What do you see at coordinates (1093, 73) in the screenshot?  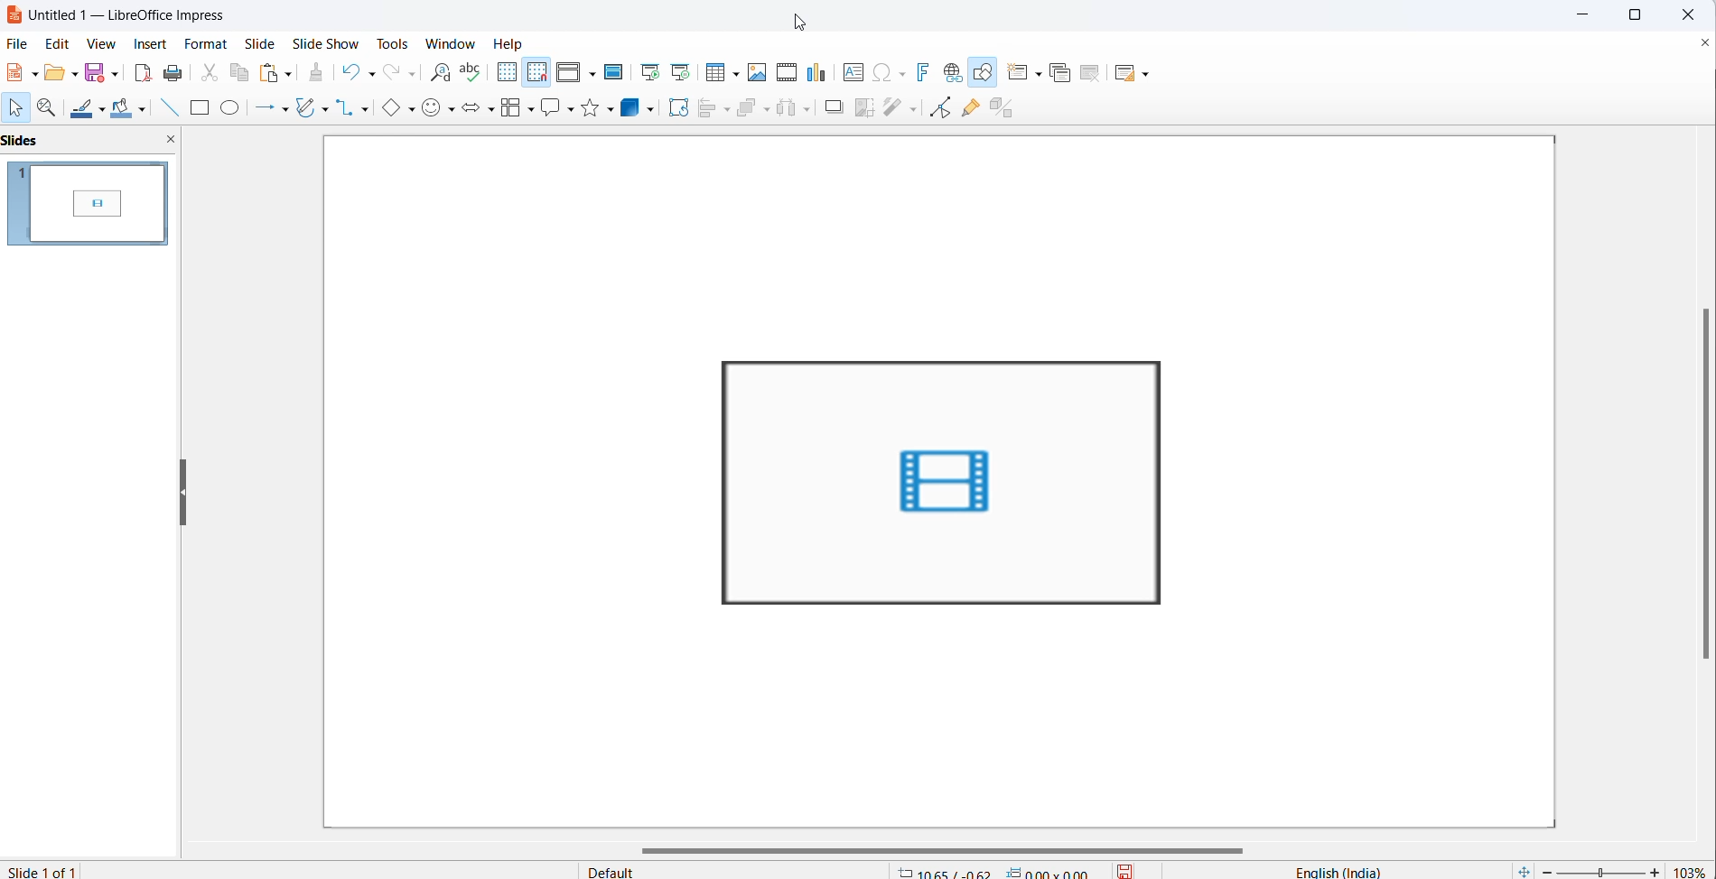 I see `delete slide` at bounding box center [1093, 73].